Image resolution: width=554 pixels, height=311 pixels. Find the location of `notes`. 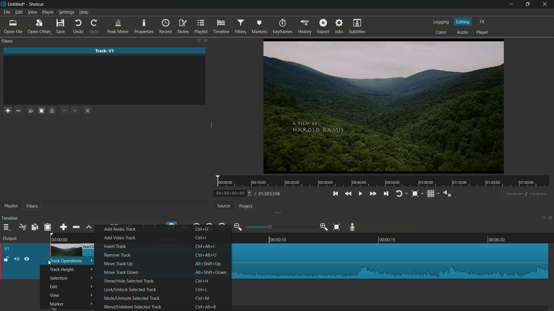

notes is located at coordinates (184, 26).